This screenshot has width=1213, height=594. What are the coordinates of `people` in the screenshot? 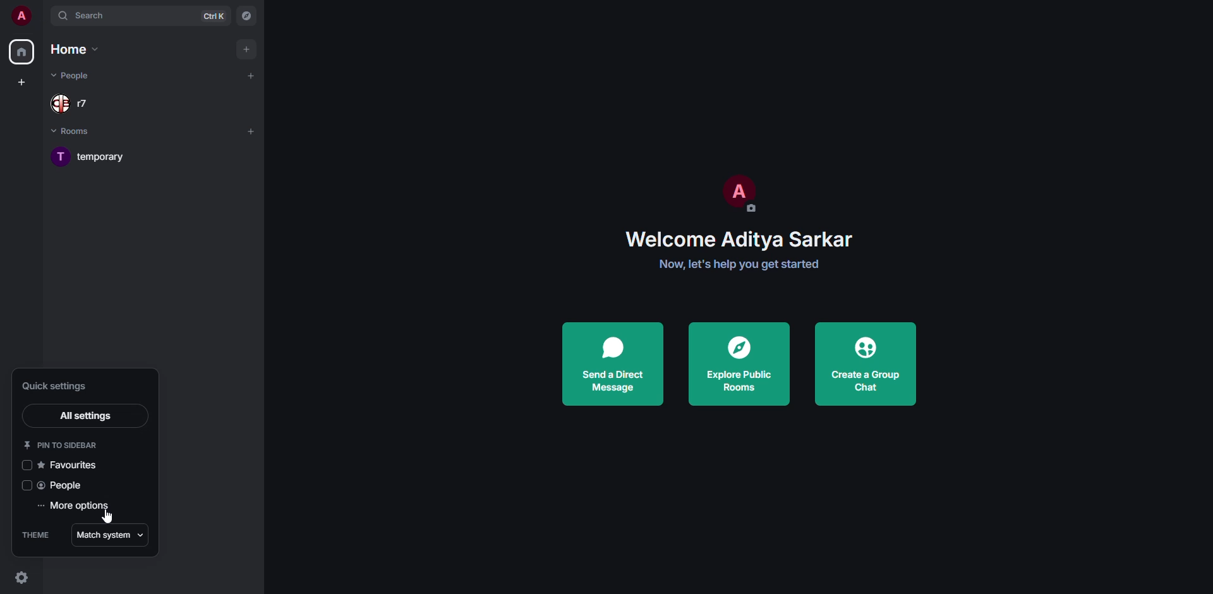 It's located at (73, 75).